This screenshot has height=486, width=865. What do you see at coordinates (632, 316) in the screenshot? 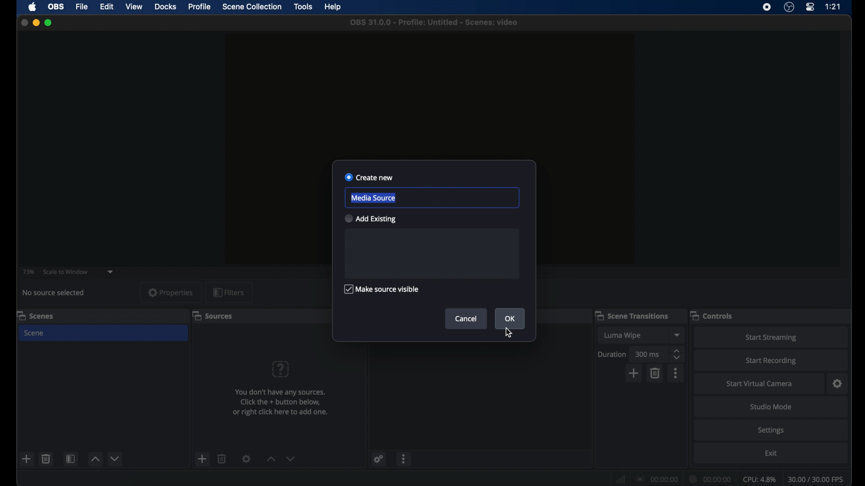
I see `scene transitions` at bounding box center [632, 316].